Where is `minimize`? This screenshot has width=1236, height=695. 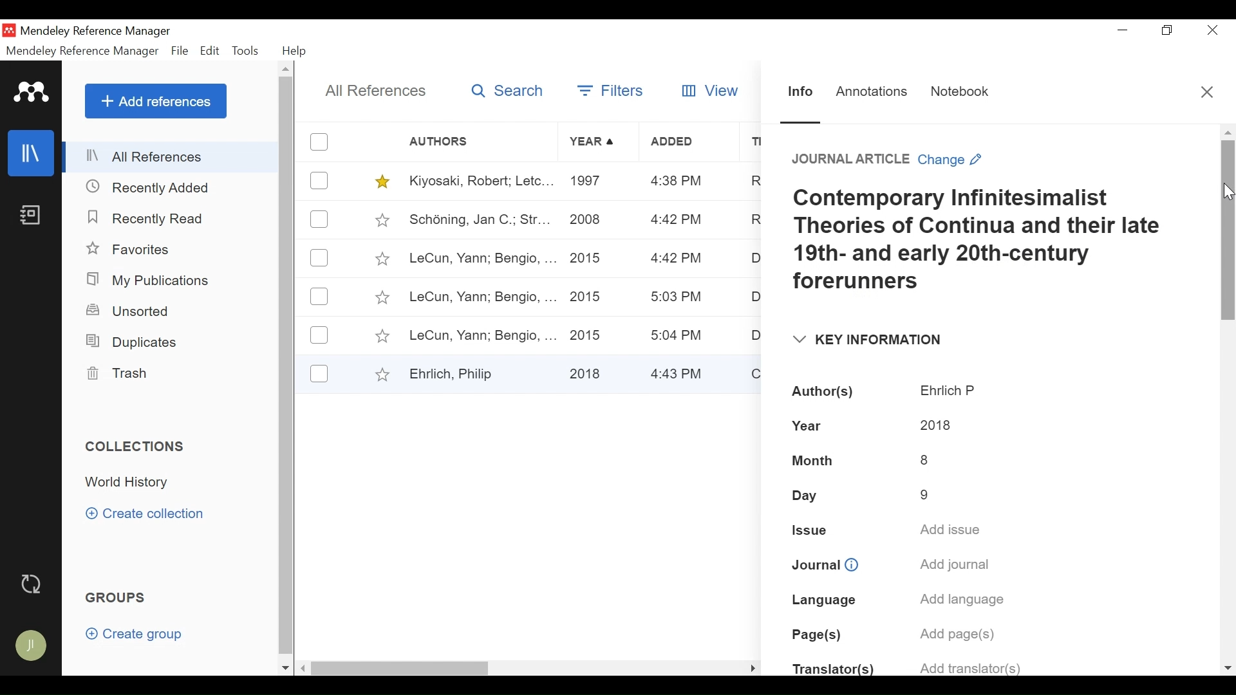
minimize is located at coordinates (1123, 30).